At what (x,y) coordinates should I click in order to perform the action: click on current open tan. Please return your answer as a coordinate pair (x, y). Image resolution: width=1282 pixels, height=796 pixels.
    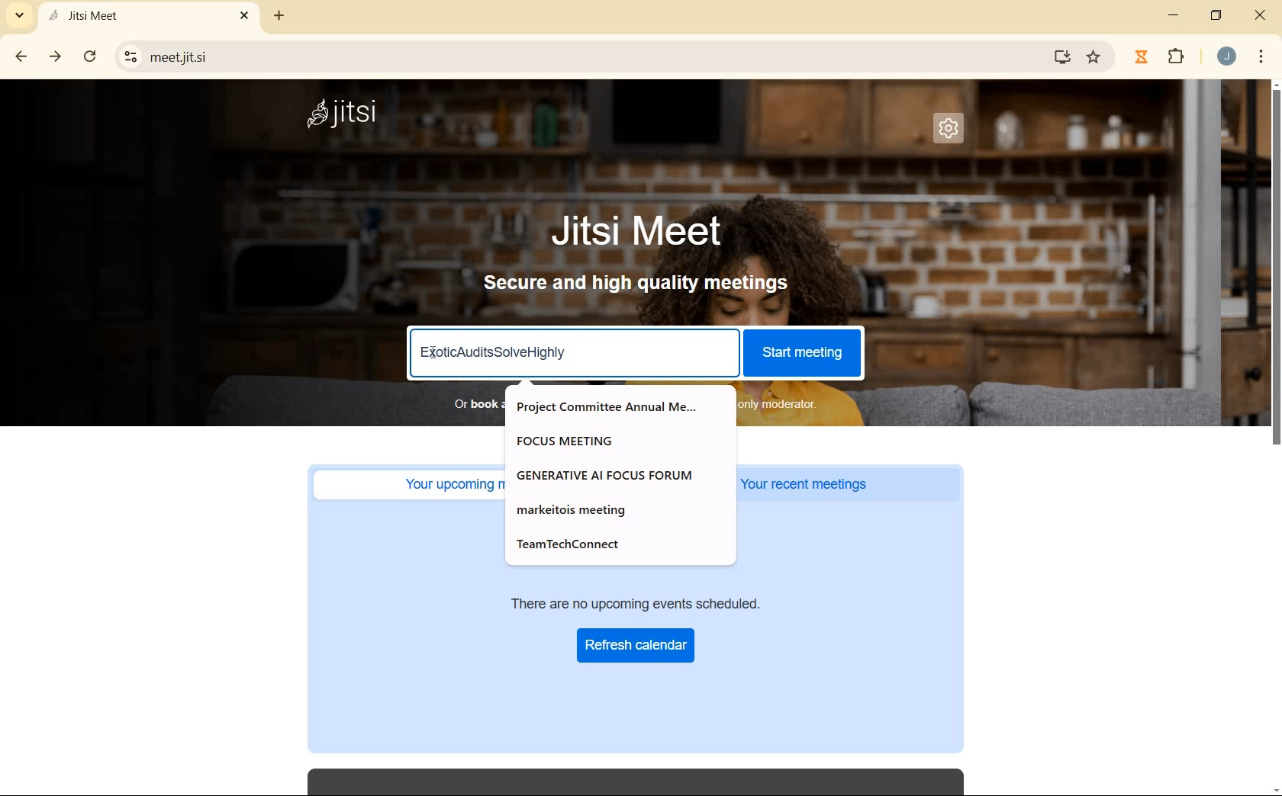
    Looking at the image, I should click on (152, 16).